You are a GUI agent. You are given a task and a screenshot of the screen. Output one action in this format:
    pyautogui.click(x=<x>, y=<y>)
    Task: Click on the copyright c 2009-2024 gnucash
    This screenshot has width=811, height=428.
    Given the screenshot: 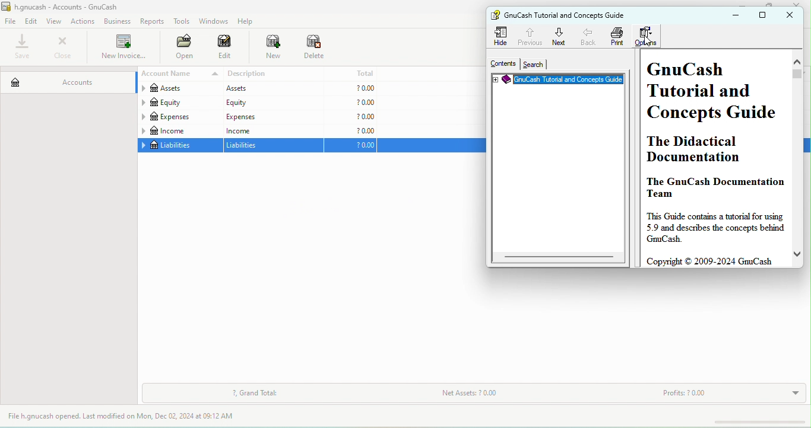 What is the action you would take?
    pyautogui.click(x=712, y=261)
    